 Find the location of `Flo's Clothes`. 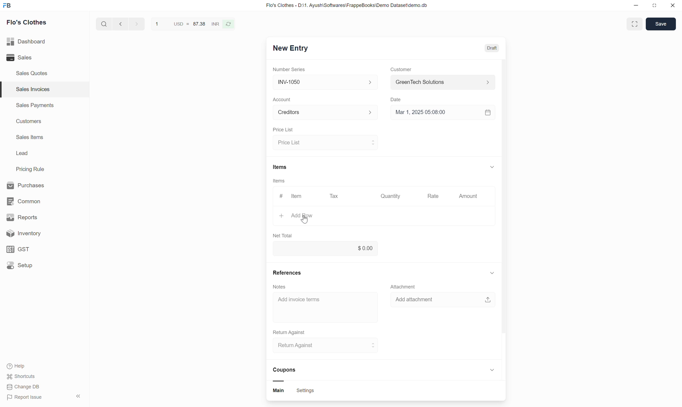

Flo's Clothes is located at coordinates (30, 23).